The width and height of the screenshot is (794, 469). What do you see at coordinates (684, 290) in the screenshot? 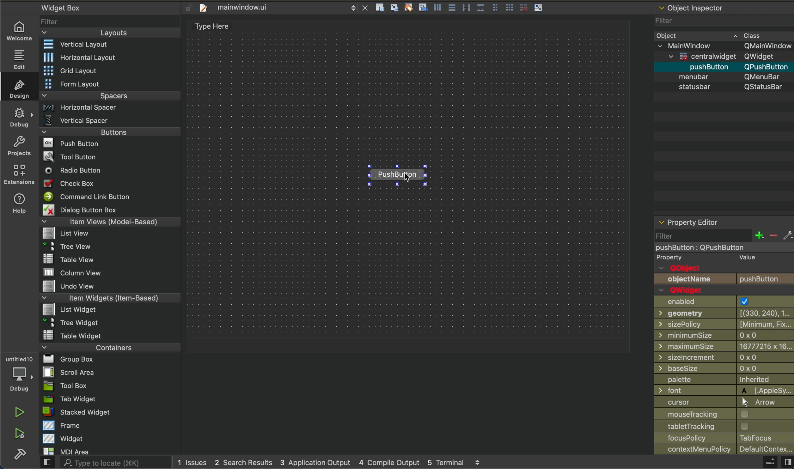
I see `Qwidget` at bounding box center [684, 290].